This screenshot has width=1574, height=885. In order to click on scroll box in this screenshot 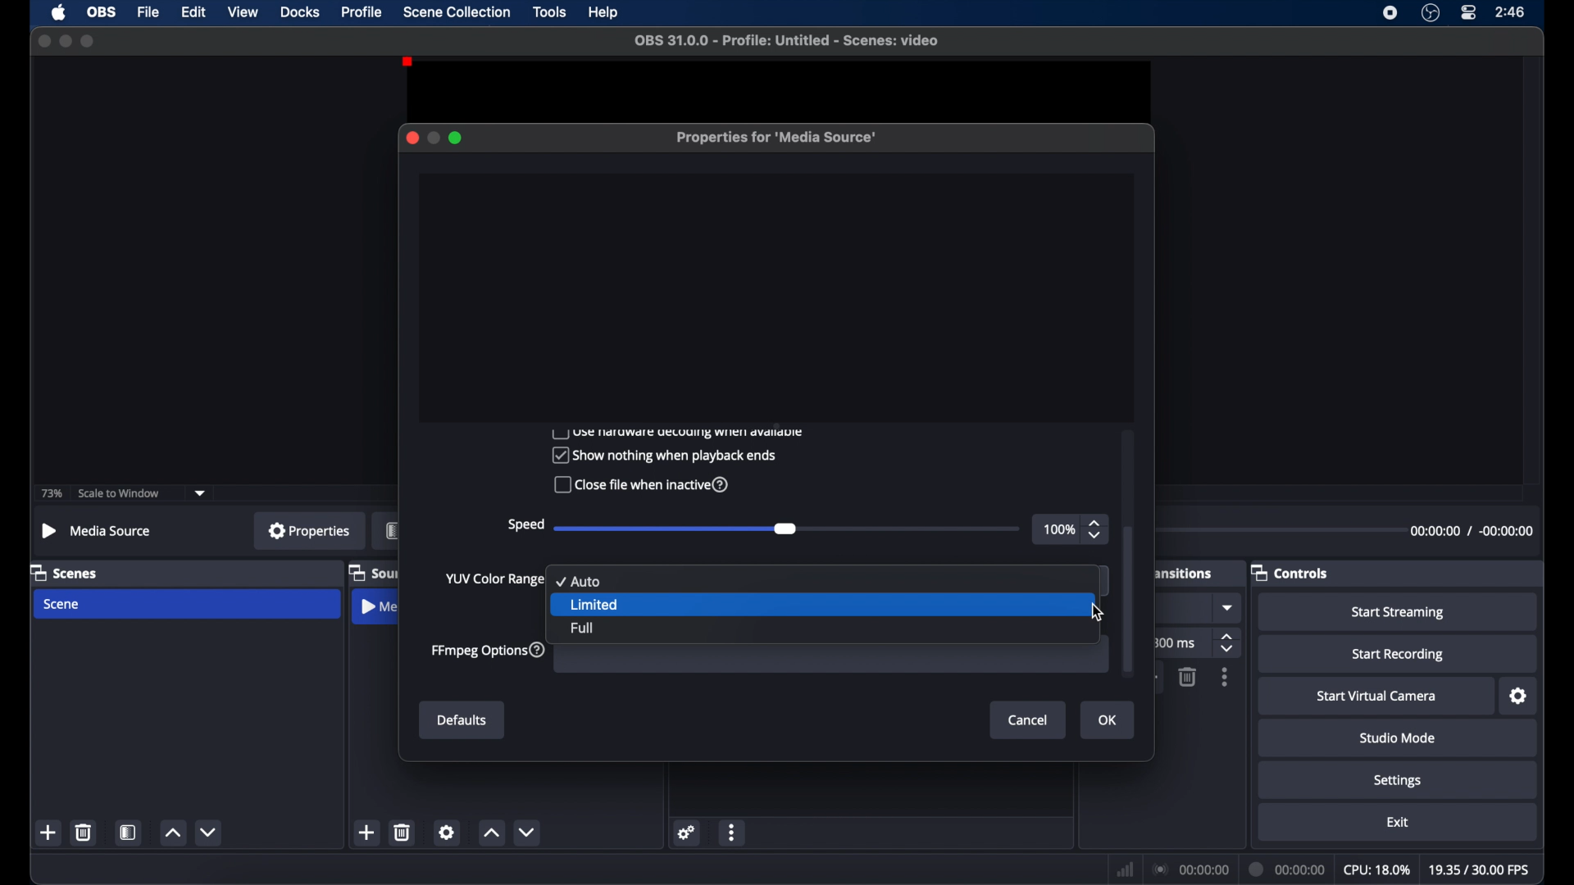, I will do `click(1127, 598)`.